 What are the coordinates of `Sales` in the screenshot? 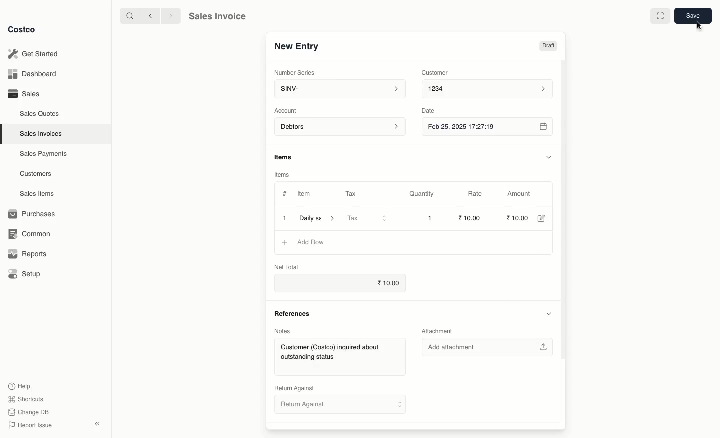 It's located at (24, 94).